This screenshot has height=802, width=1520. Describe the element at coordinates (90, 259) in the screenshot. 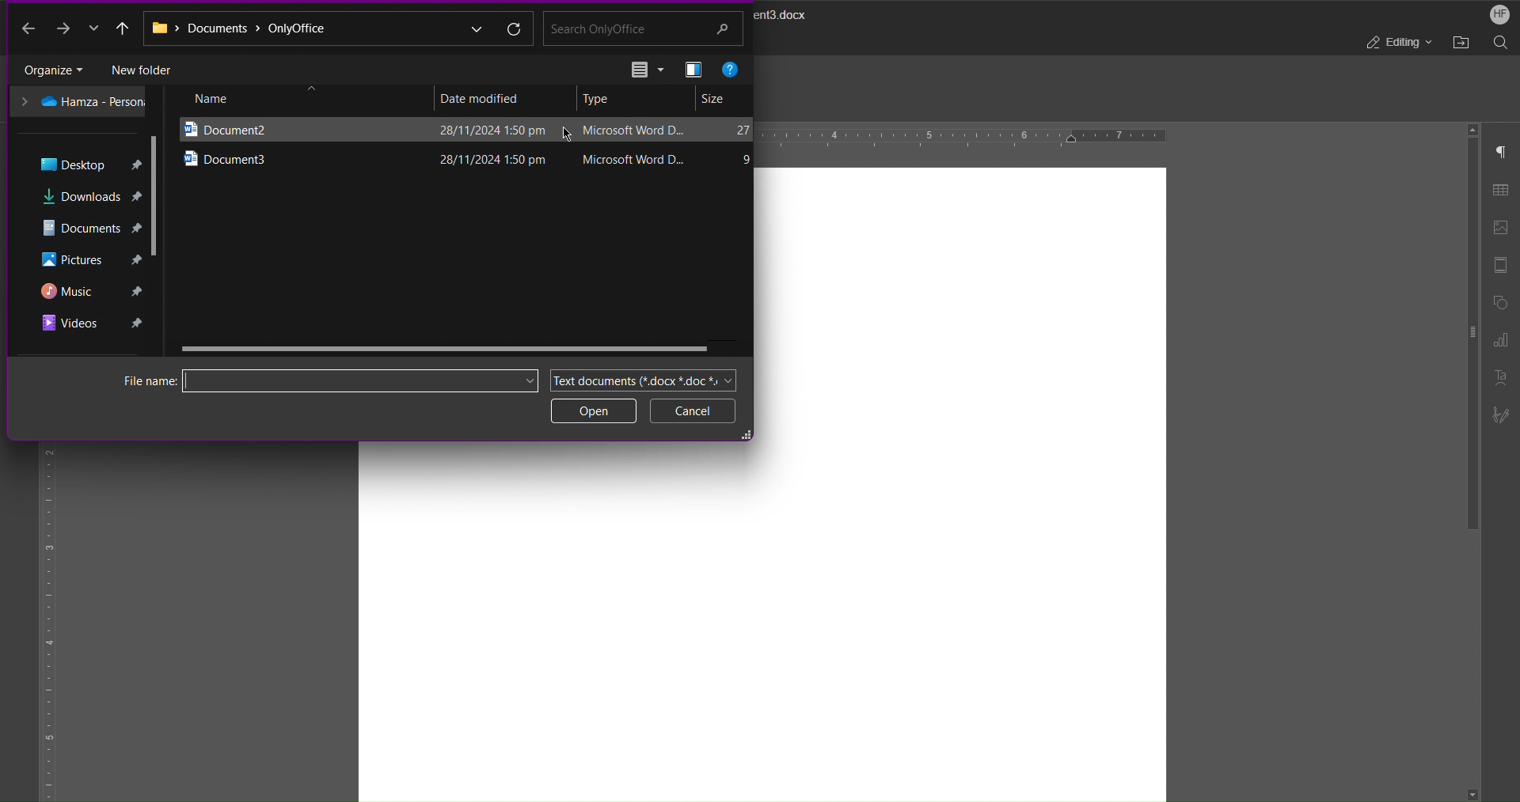

I see `Pictures` at that location.